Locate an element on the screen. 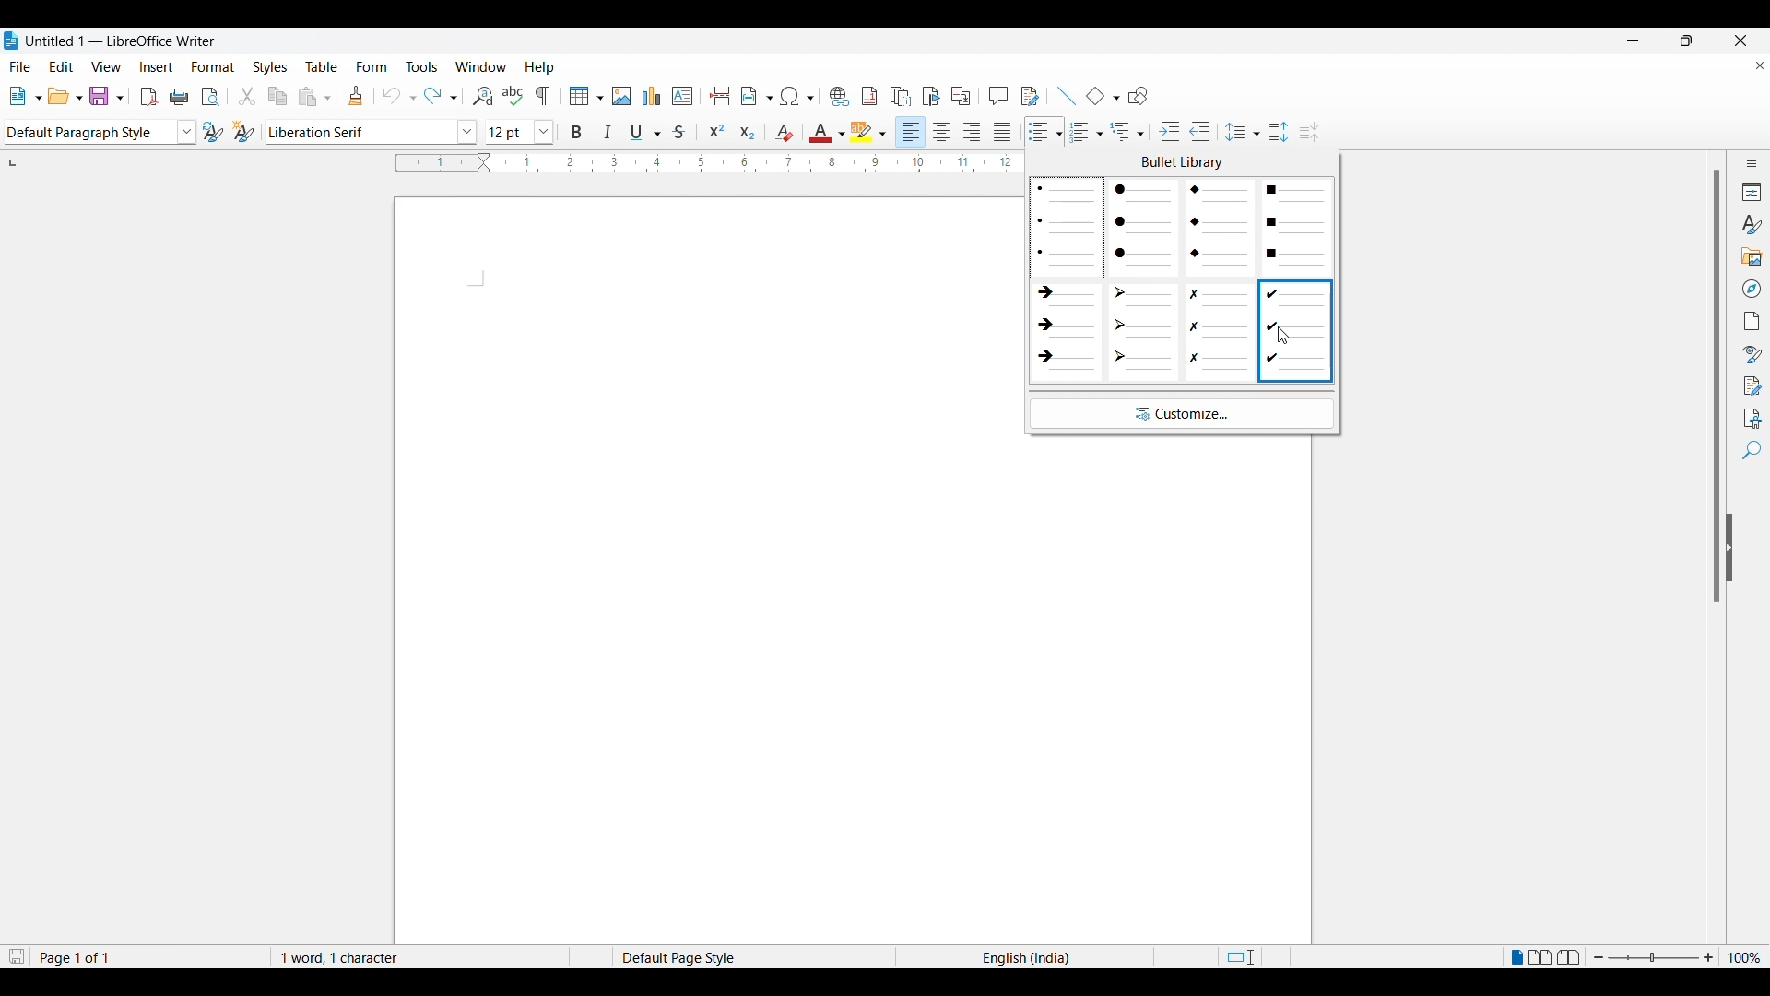 This screenshot has width=1770, height=996. Table is located at coordinates (324, 65).